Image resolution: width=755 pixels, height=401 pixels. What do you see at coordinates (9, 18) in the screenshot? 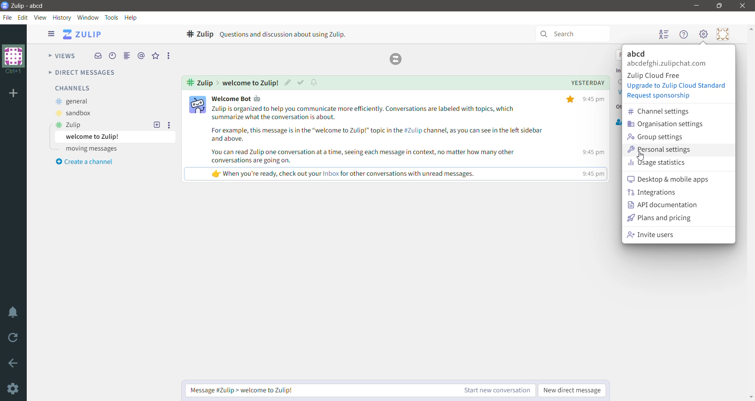
I see `File` at bounding box center [9, 18].